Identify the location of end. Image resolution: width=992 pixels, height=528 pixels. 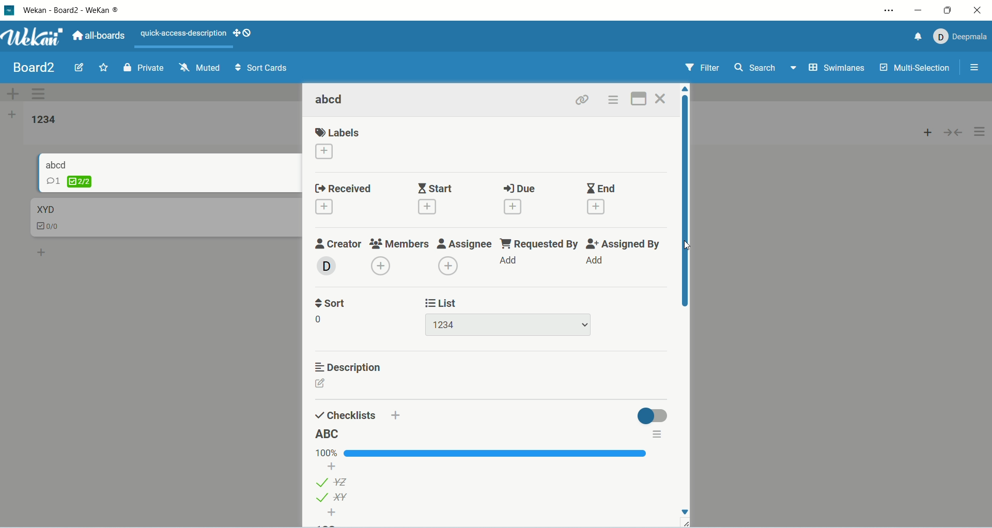
(601, 188).